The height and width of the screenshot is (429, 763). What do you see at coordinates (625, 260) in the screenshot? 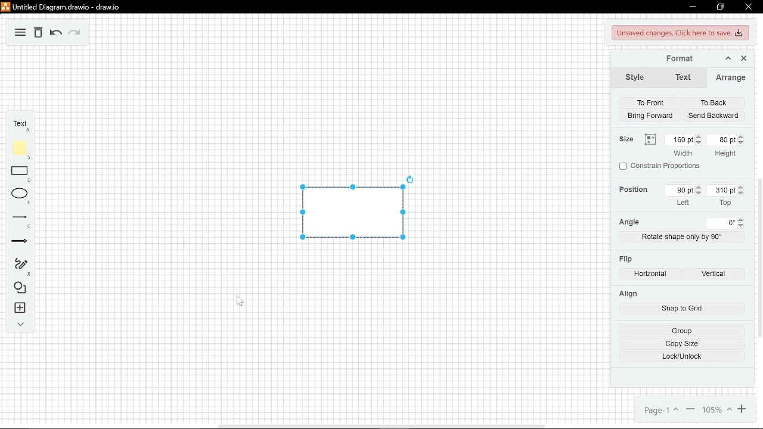
I see `flip` at bounding box center [625, 260].